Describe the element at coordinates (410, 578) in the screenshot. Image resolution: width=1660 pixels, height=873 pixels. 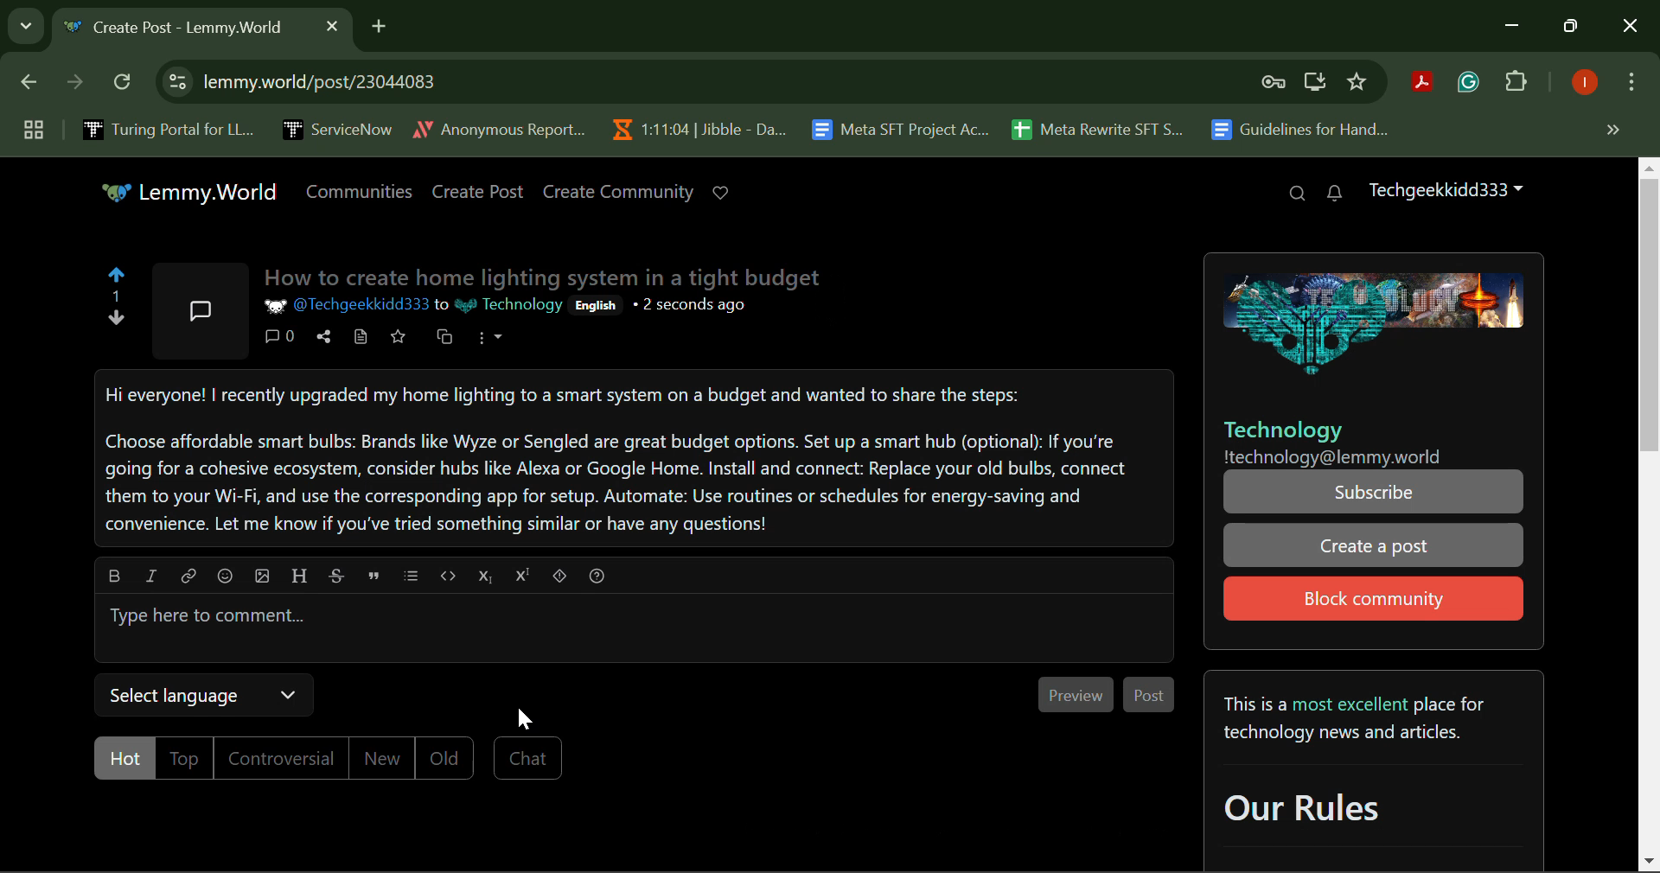
I see `list` at that location.